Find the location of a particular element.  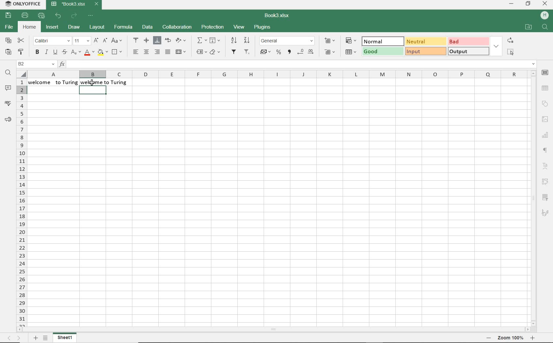

home is located at coordinates (29, 28).